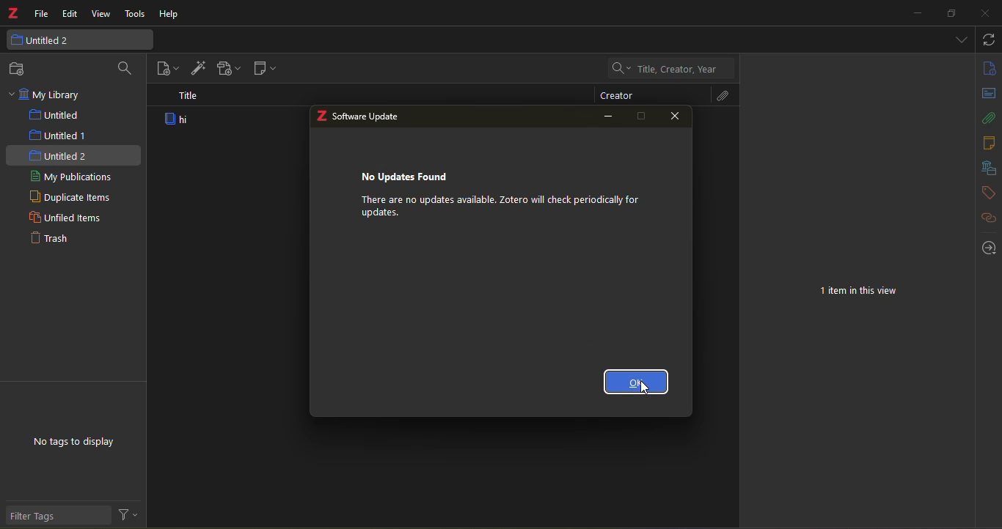 Image resolution: width=1002 pixels, height=529 pixels. Describe the element at coordinates (989, 248) in the screenshot. I see `locate` at that location.